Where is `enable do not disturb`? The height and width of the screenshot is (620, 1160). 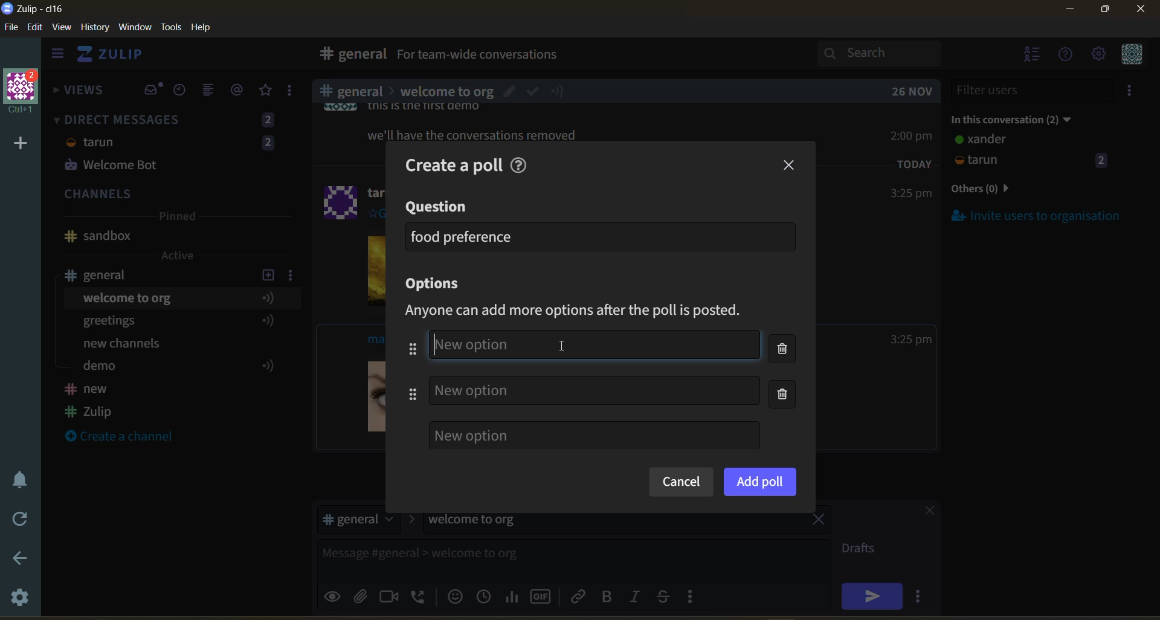 enable do not disturb is located at coordinates (17, 478).